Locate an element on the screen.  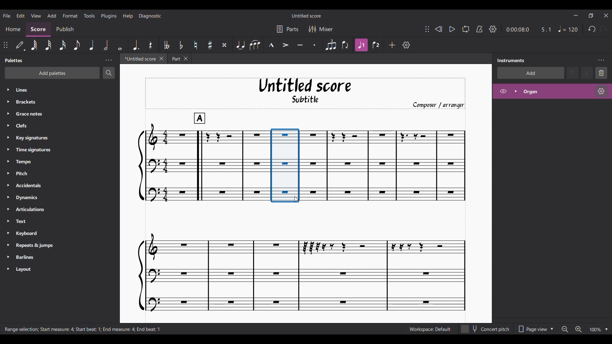
Accent is located at coordinates (286, 45).